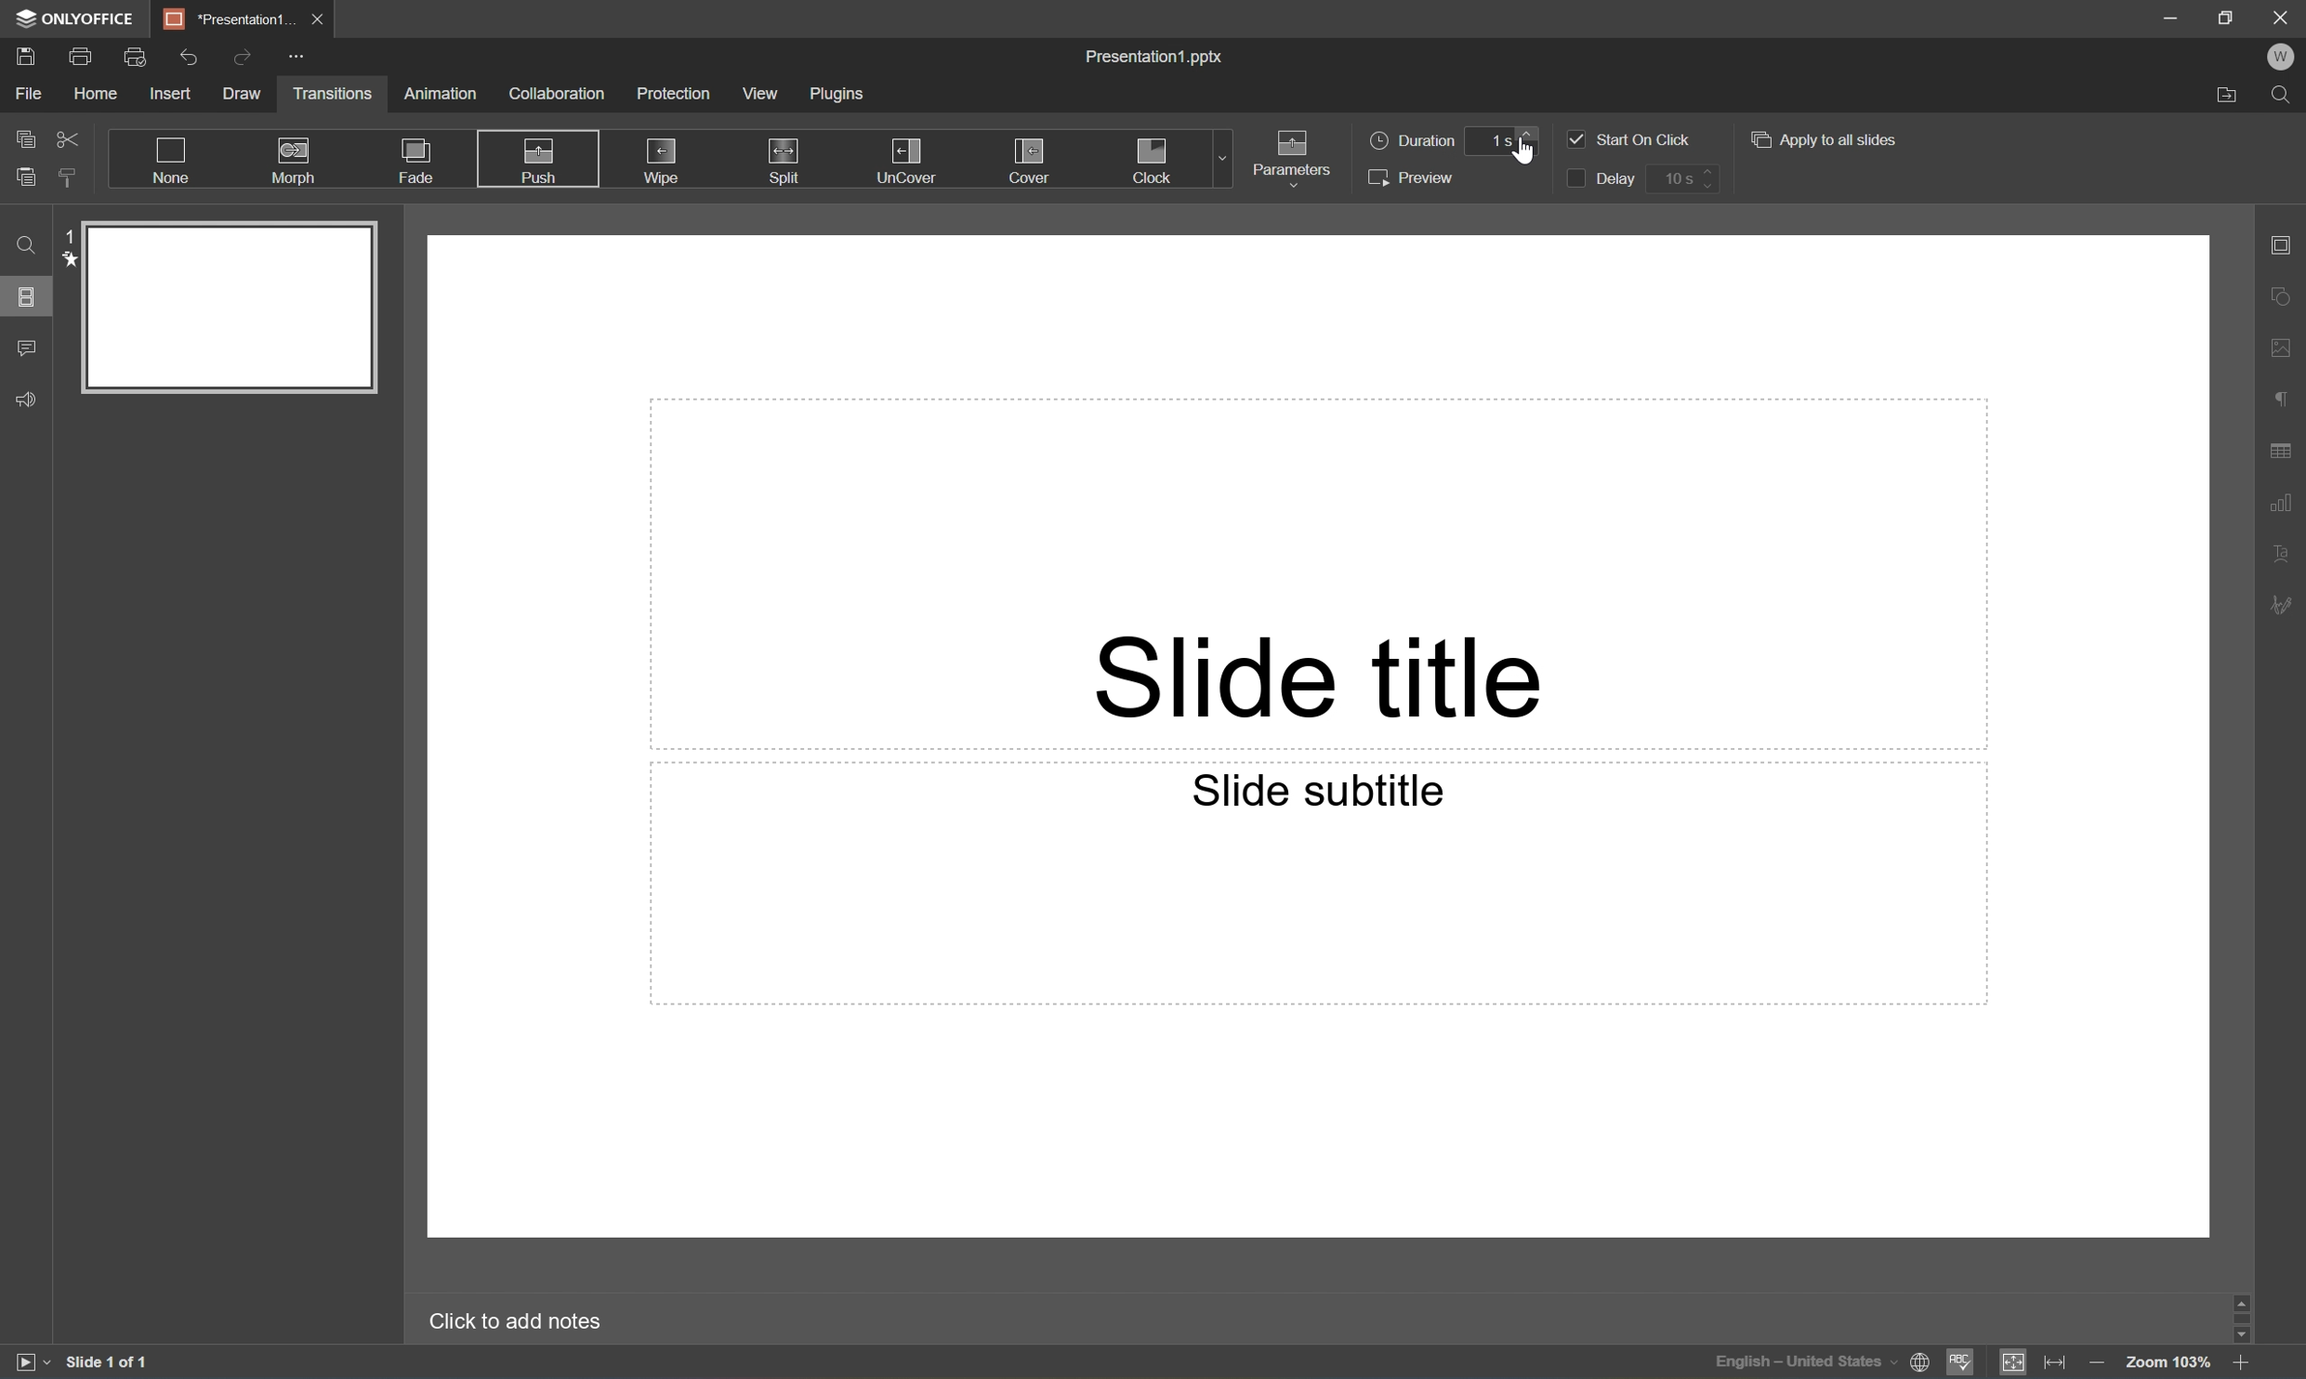 The image size is (2306, 1379). Describe the element at coordinates (1680, 179) in the screenshot. I see `10 s` at that location.